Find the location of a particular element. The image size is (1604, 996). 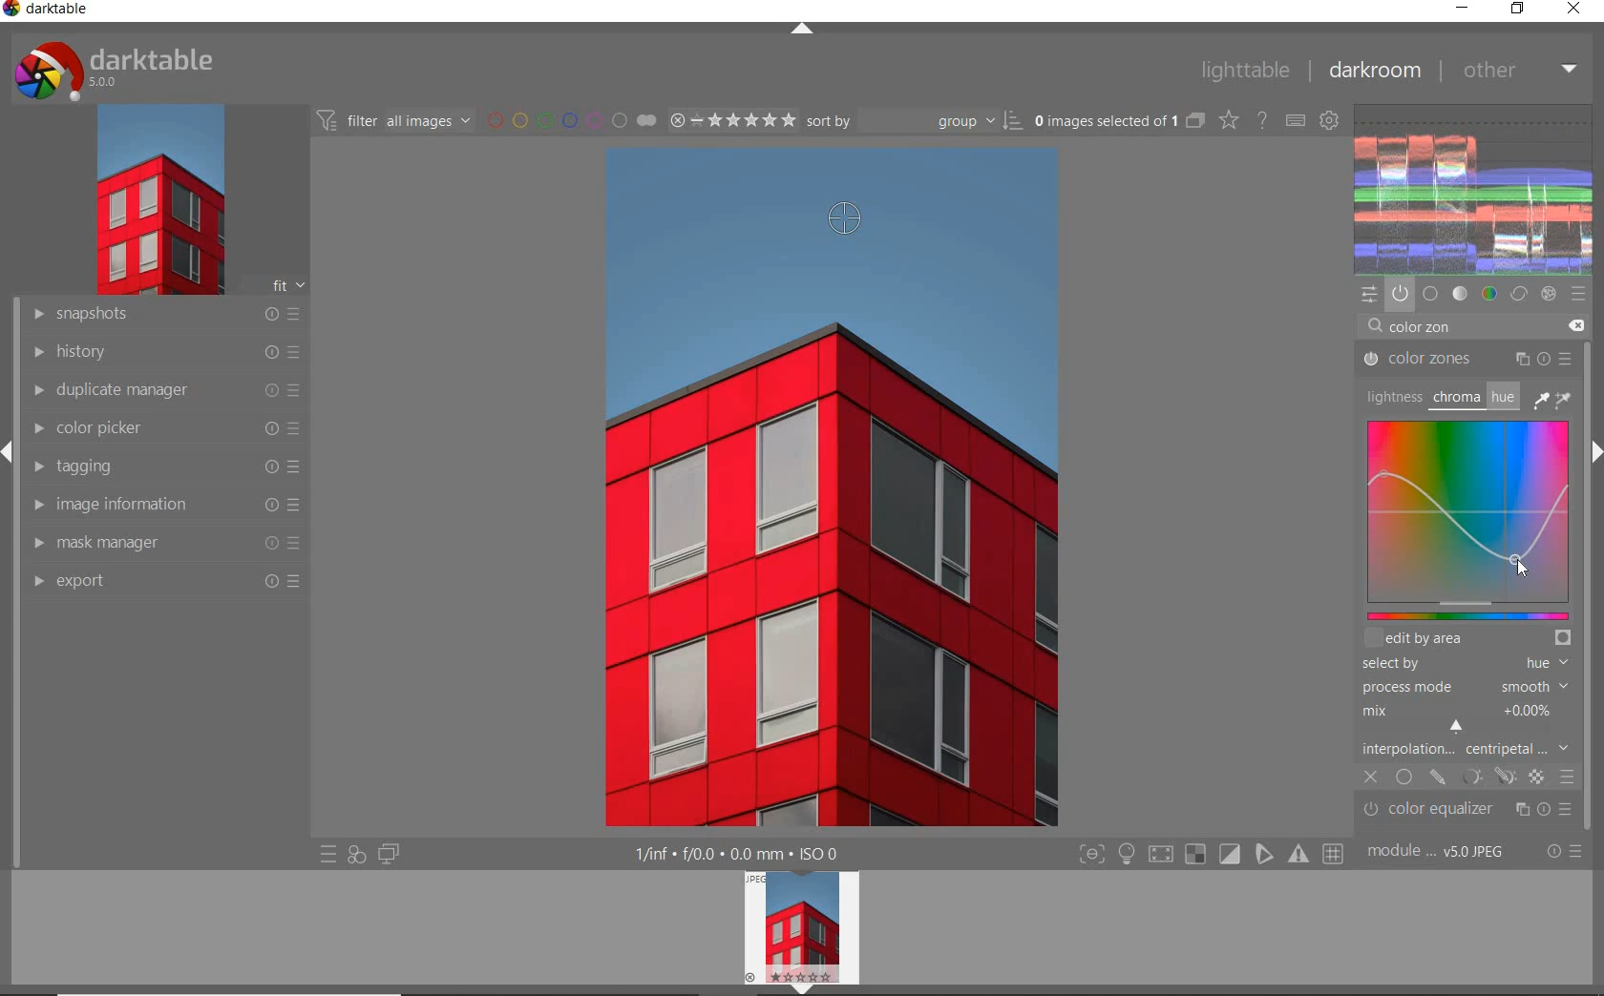

CURSOR POSITION is located at coordinates (1521, 565).